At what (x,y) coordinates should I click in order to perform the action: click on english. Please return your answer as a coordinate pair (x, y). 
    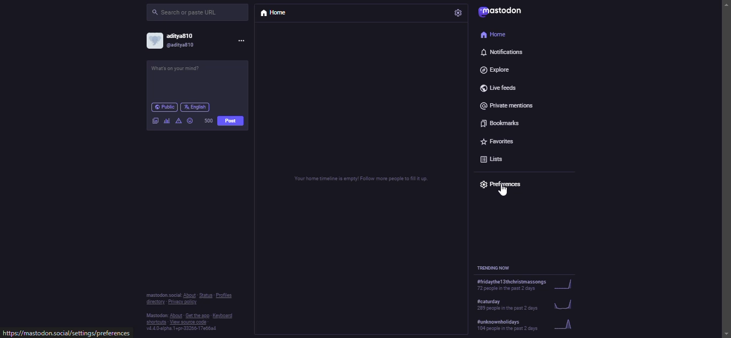
    Looking at the image, I should click on (197, 107).